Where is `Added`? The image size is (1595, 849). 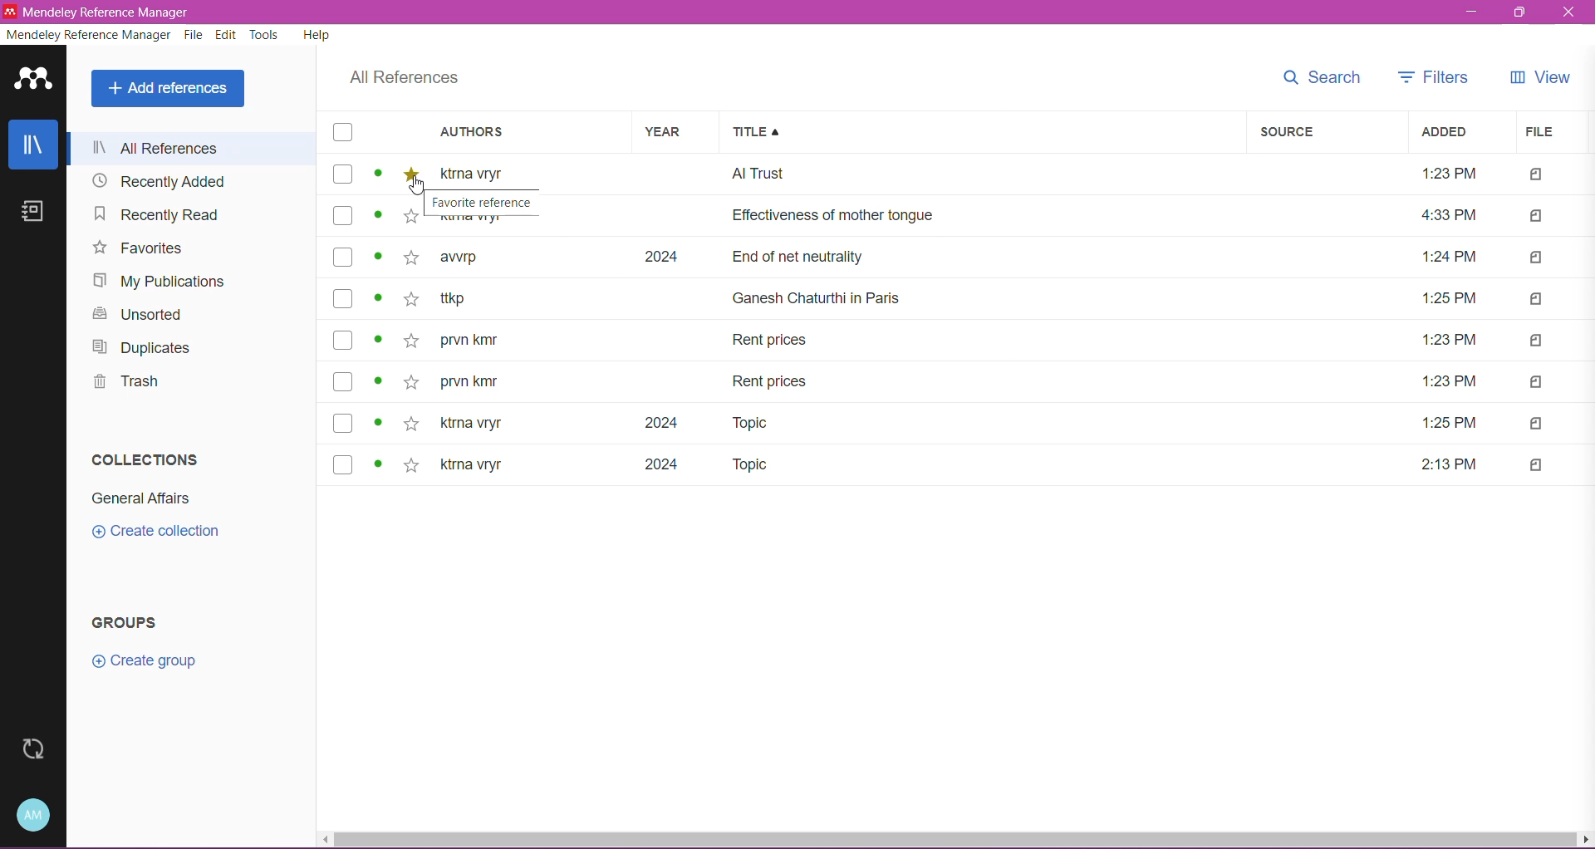 Added is located at coordinates (1458, 132).